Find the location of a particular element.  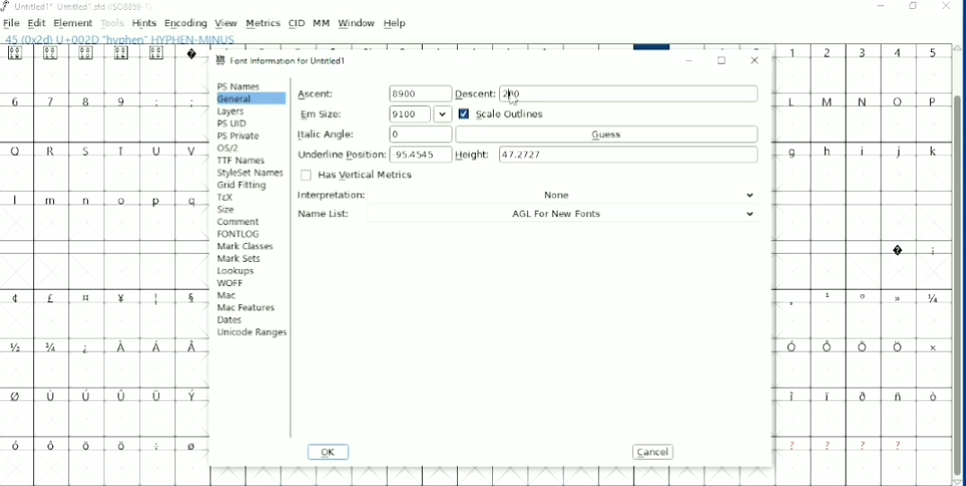

CID is located at coordinates (297, 23).